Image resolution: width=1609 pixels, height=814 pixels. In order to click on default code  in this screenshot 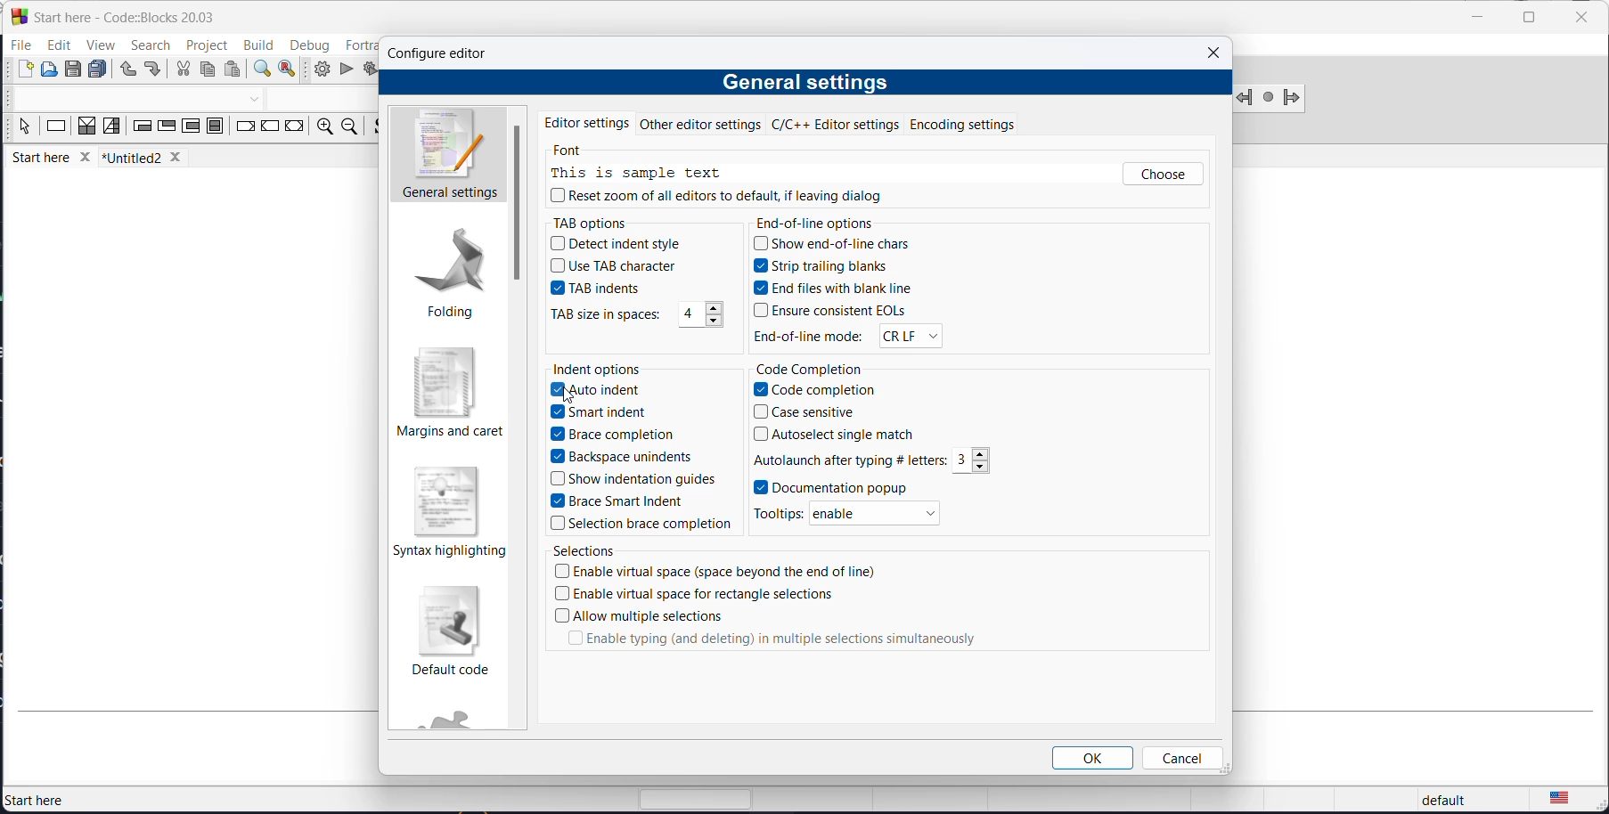, I will do `click(457, 631)`.